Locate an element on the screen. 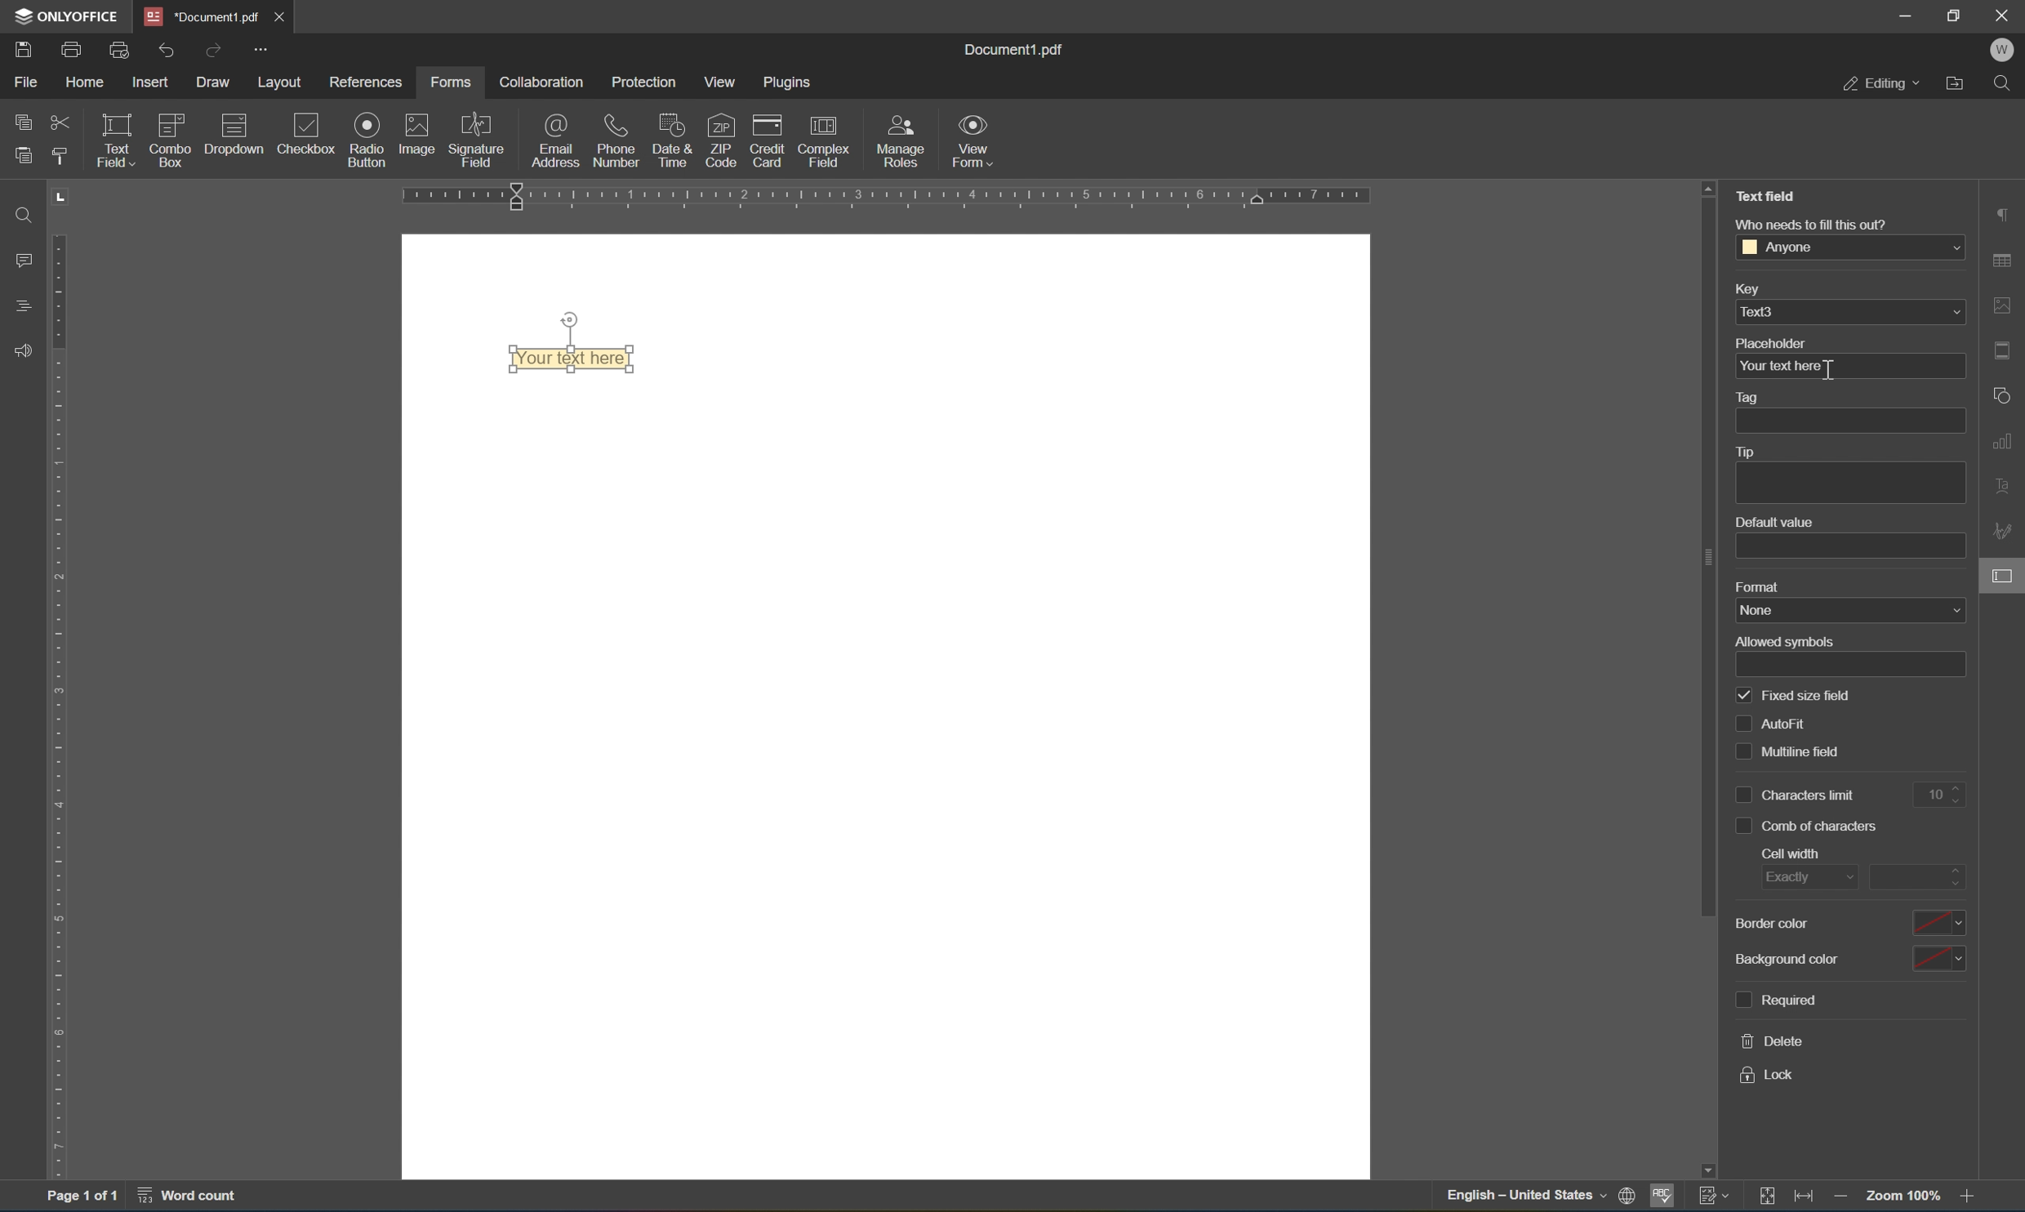 This screenshot has height=1212, width=2025. required is located at coordinates (1779, 1000).